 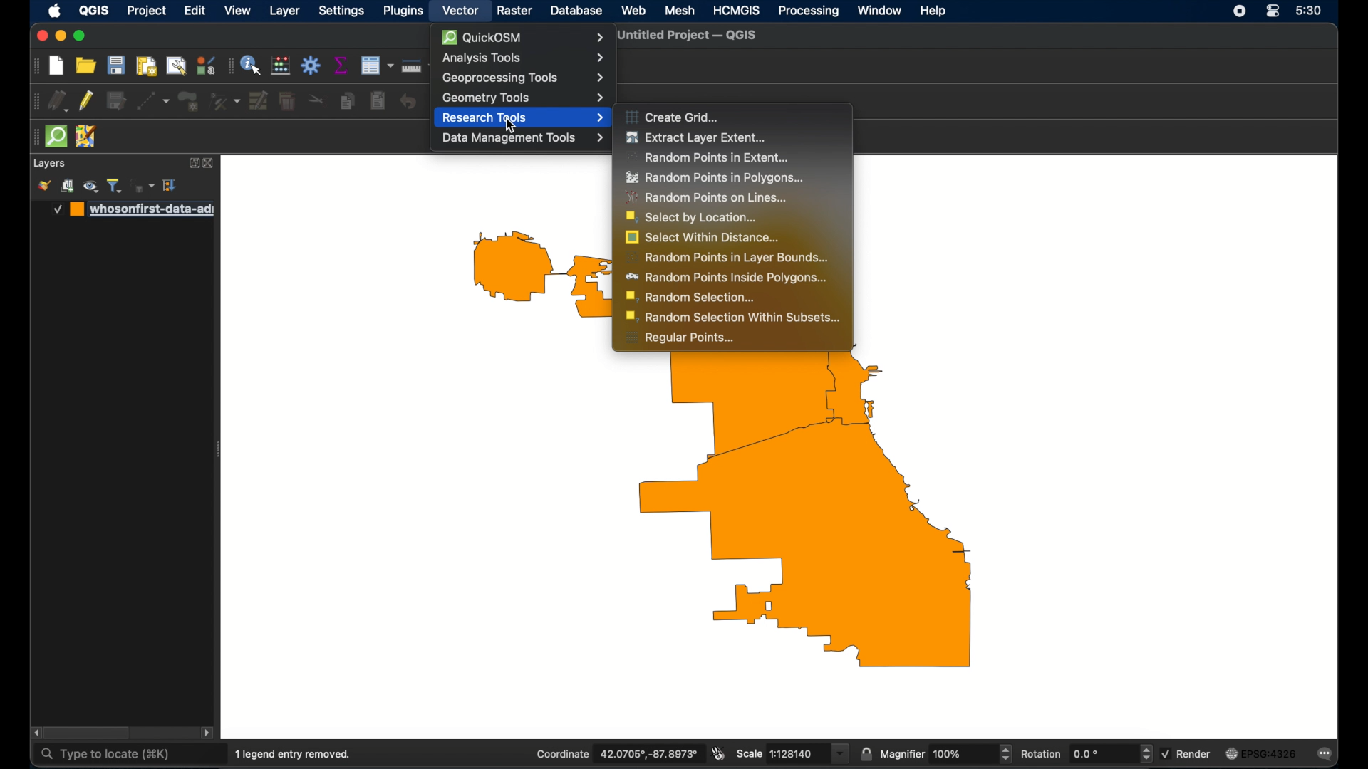 What do you see at coordinates (146, 66) in the screenshot?
I see `print layout` at bounding box center [146, 66].